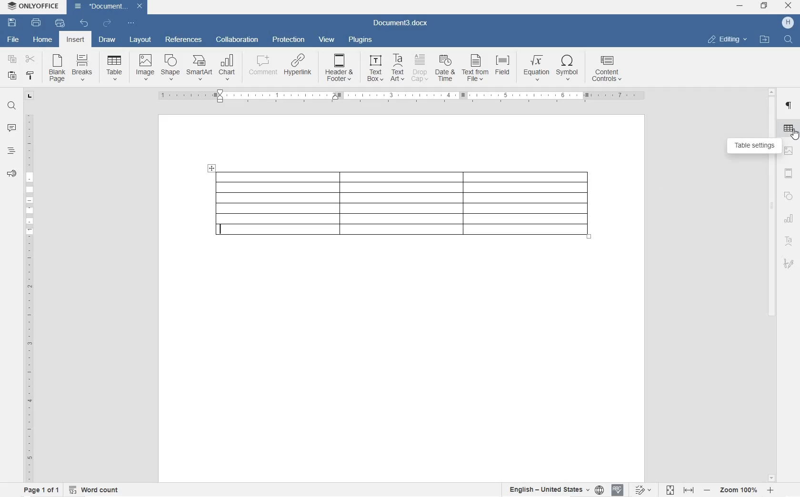  I want to click on SET TEXT OR DOCUMENT LANGUAGE, so click(555, 489).